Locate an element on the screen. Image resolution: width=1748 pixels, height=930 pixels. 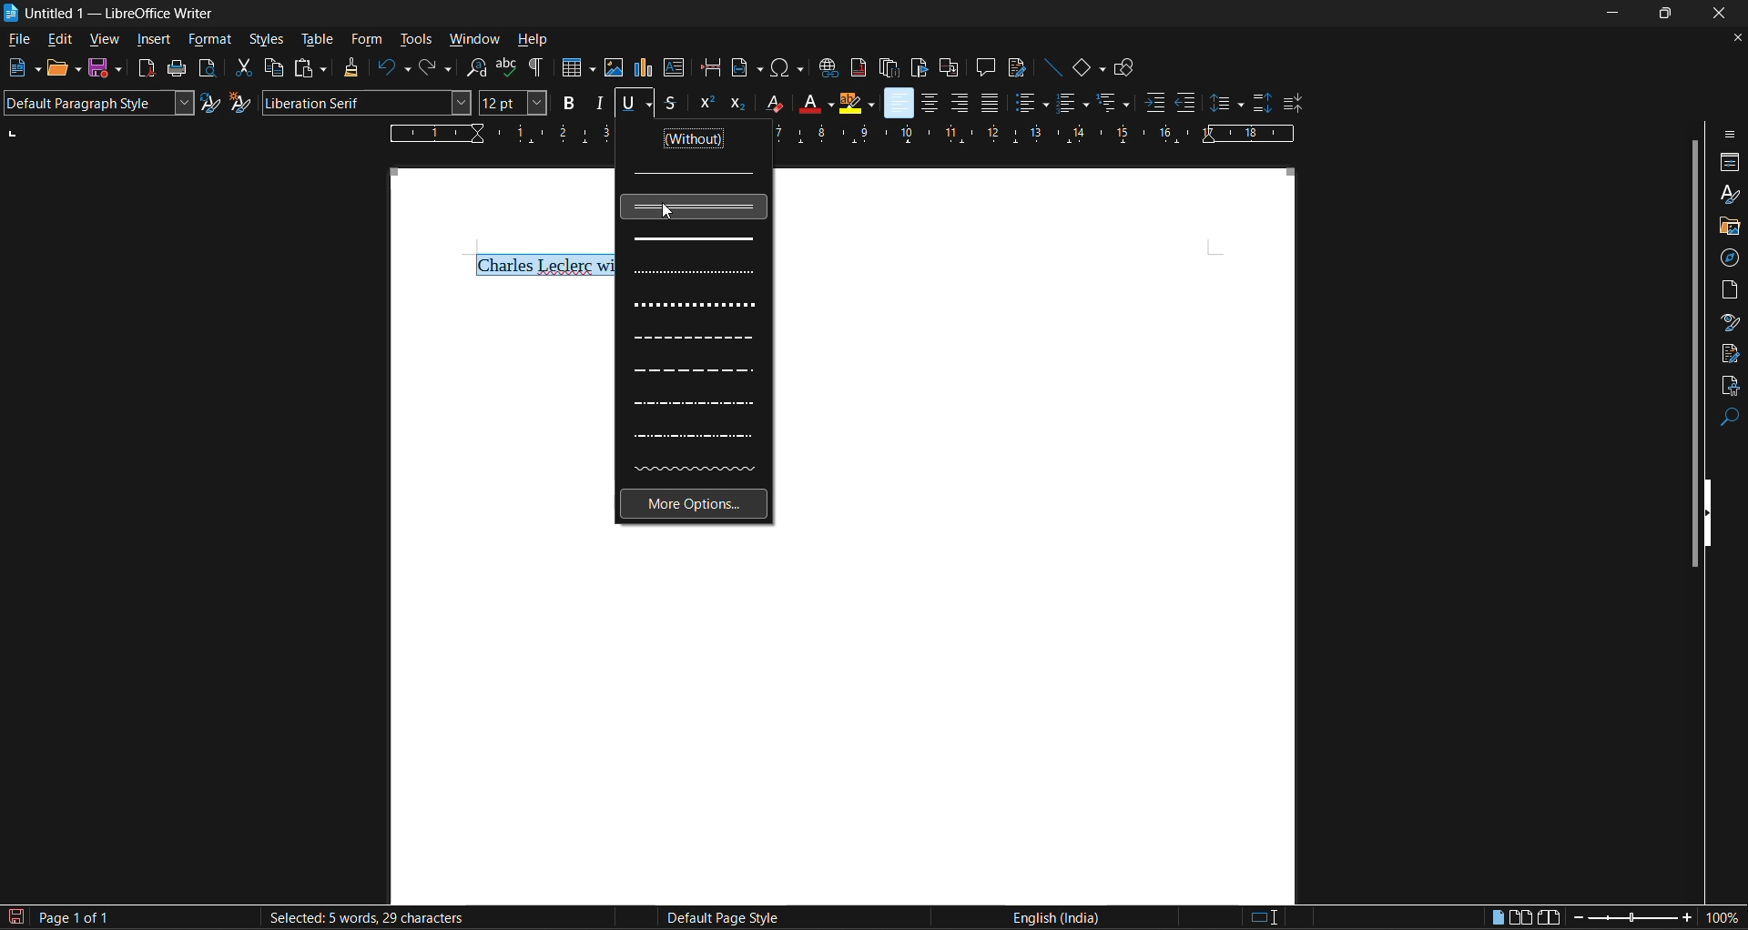
help is located at coordinates (533, 41).